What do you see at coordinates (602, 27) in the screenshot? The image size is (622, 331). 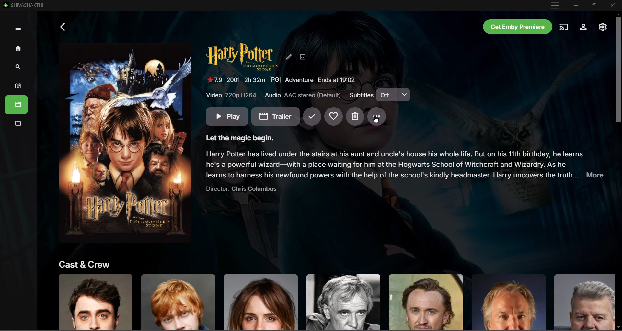 I see `Manage Emby Server` at bounding box center [602, 27].